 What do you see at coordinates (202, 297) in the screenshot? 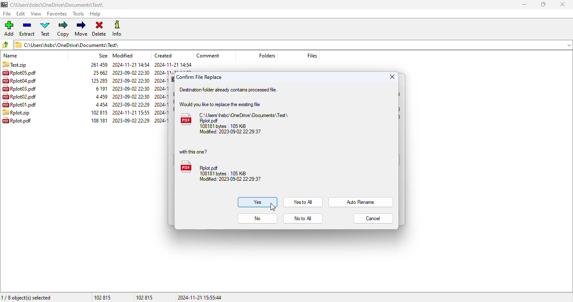
I see `2024-11-21 15:55:44` at bounding box center [202, 297].